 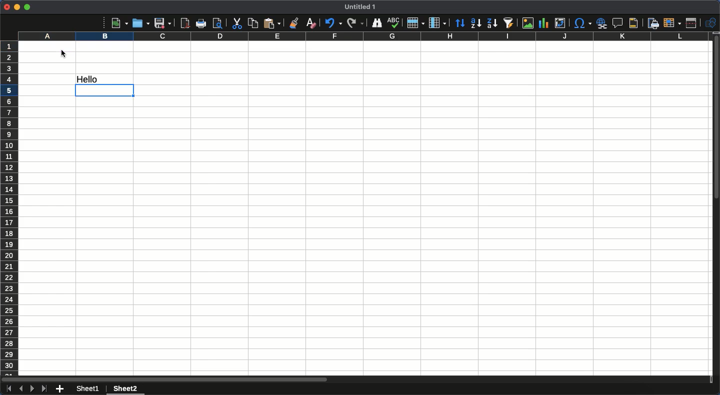 What do you see at coordinates (602, 23) in the screenshot?
I see `Hyperlink` at bounding box center [602, 23].